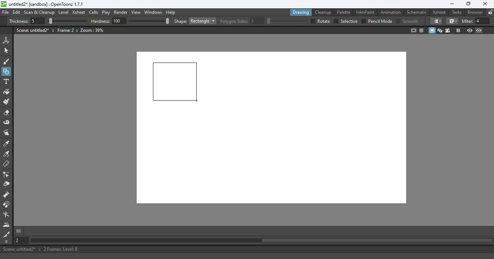 The image size is (494, 259). I want to click on More Tools, so click(7, 242).